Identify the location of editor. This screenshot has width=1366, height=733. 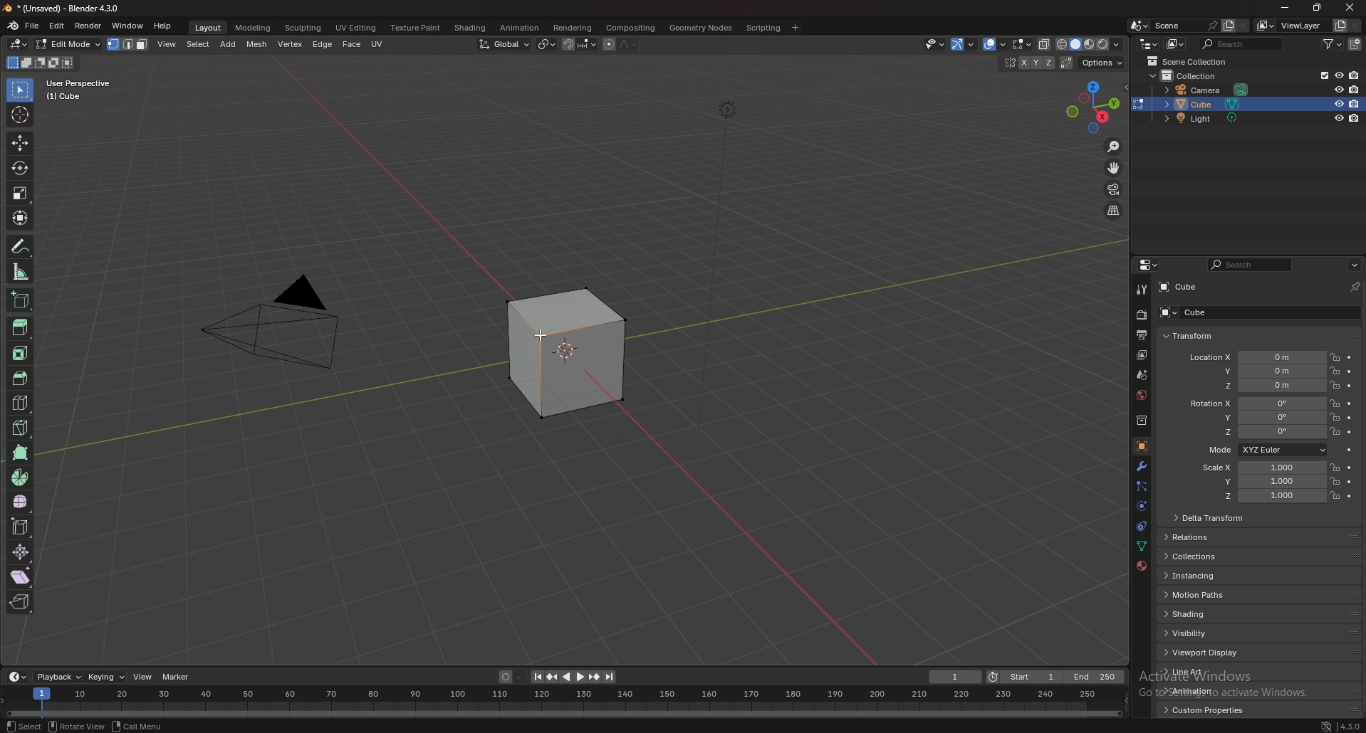
(1149, 265).